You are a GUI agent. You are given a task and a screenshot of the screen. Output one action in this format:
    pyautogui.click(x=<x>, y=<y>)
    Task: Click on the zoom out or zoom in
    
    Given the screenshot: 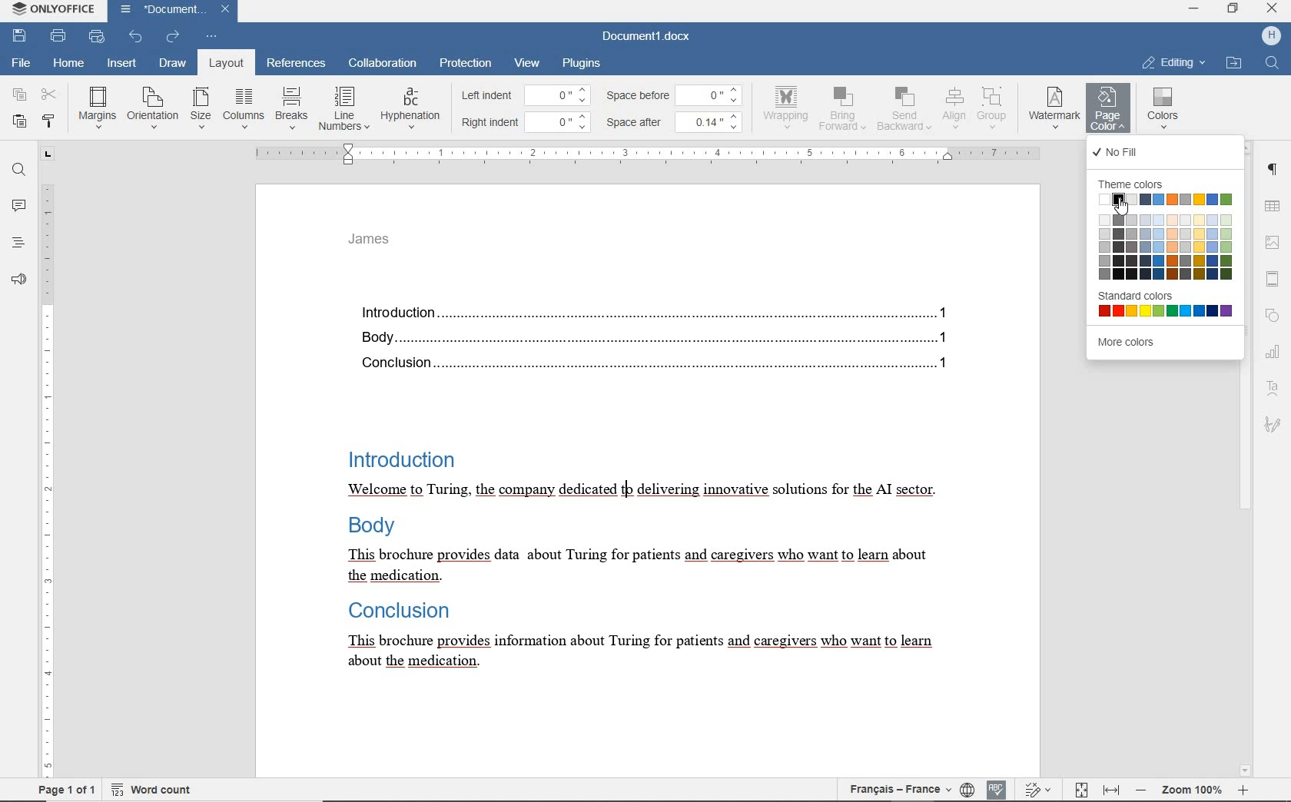 What is the action you would take?
    pyautogui.click(x=1193, y=789)
    